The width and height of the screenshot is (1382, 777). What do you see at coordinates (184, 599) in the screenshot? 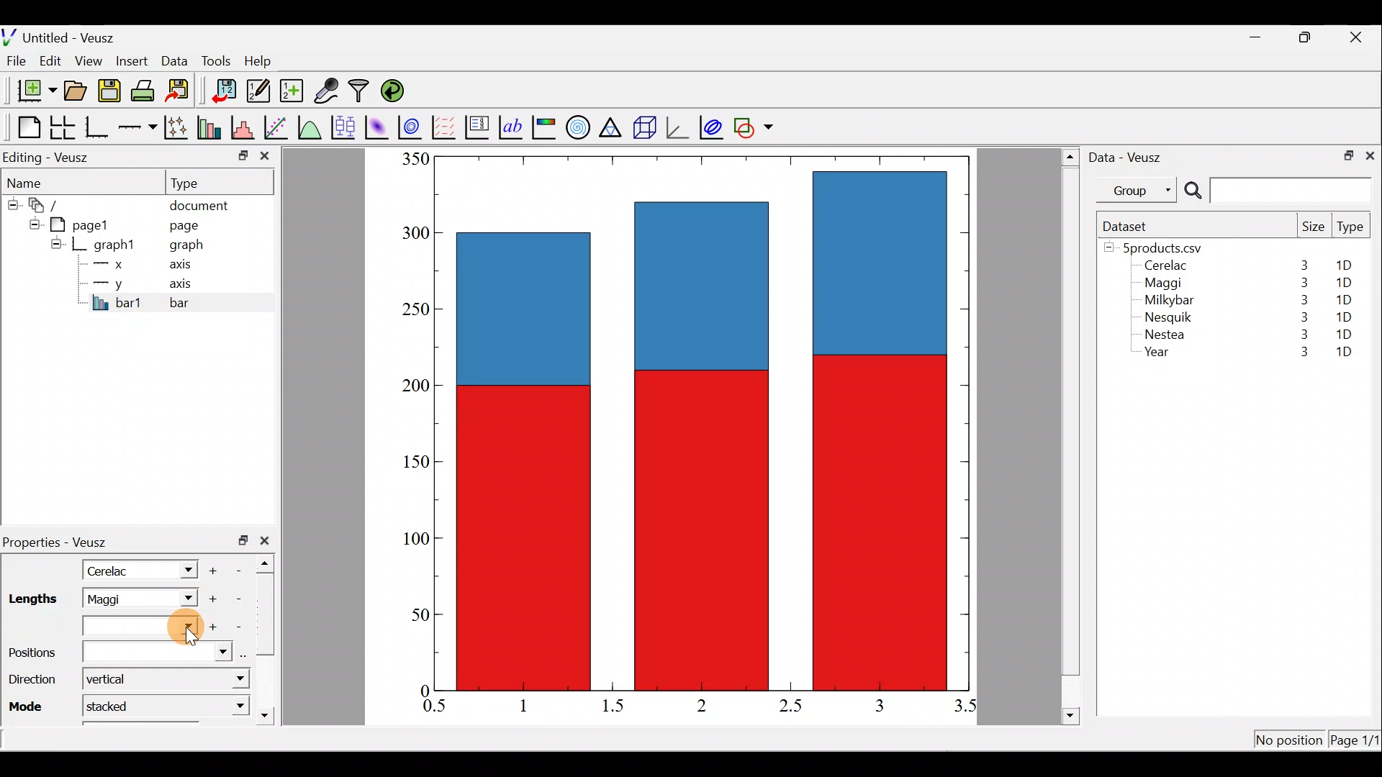
I see `Length dropdown` at bounding box center [184, 599].